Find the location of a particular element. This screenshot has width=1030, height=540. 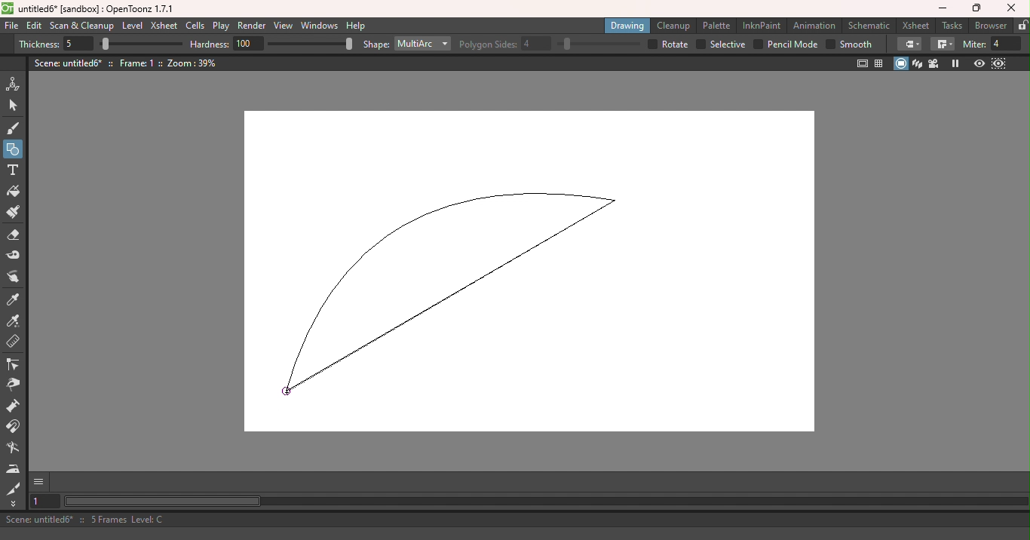

Selective is located at coordinates (722, 44).